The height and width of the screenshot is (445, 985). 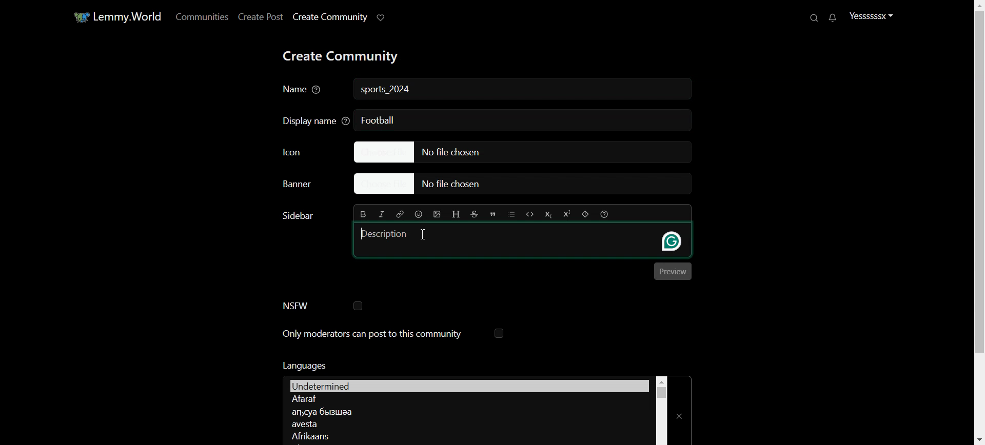 What do you see at coordinates (585, 214) in the screenshot?
I see `Spoiler` at bounding box center [585, 214].